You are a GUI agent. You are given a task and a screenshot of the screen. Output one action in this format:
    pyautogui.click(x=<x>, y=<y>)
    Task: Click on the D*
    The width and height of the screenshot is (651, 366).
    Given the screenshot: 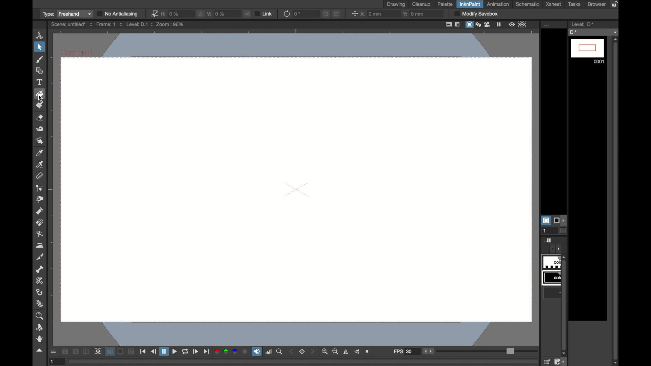 What is the action you would take?
    pyautogui.click(x=594, y=32)
    